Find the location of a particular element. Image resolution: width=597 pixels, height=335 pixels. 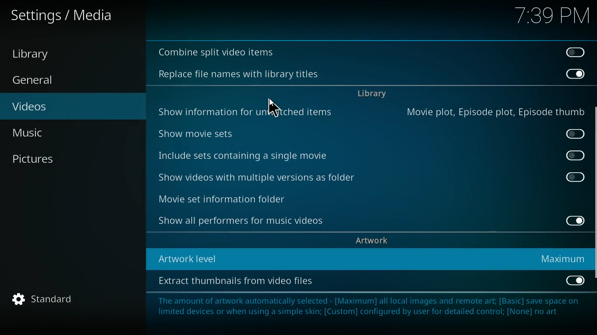

off is located at coordinates (574, 51).